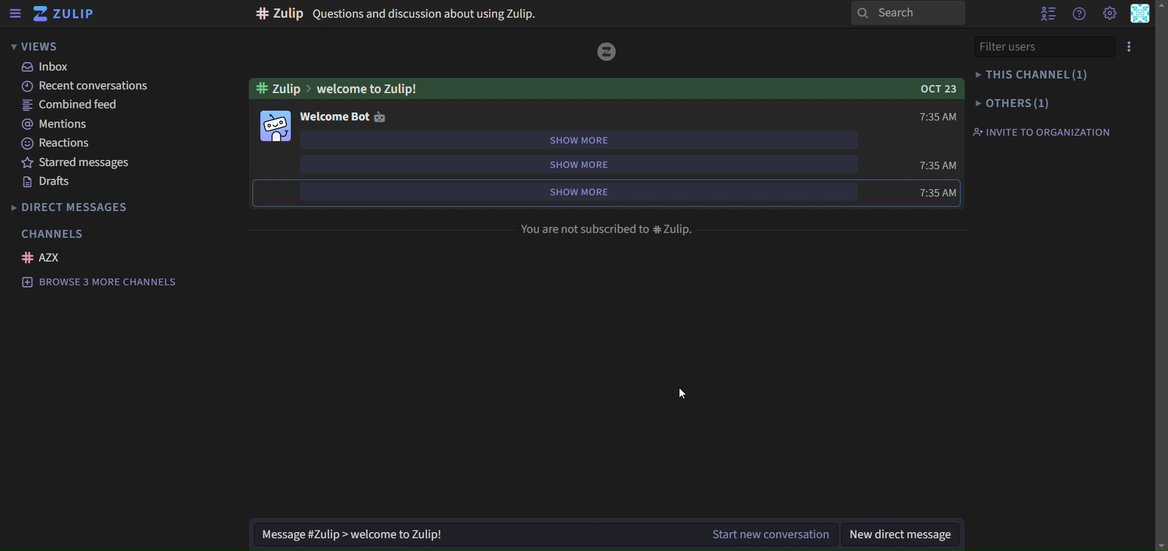  Describe the element at coordinates (903, 535) in the screenshot. I see `new direct message` at that location.